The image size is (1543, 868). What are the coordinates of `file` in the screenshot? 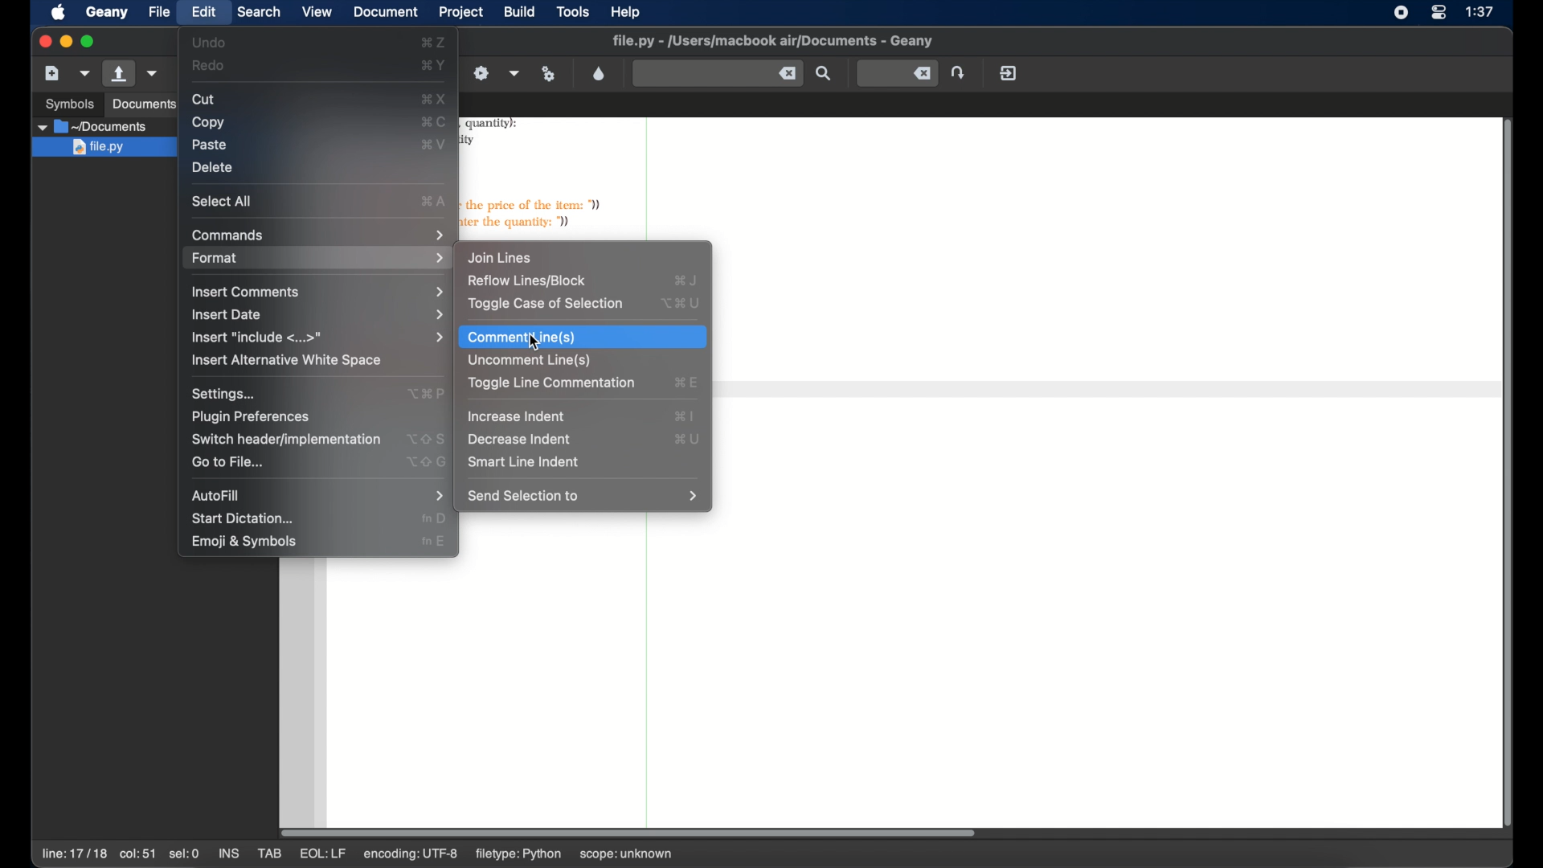 It's located at (159, 12).